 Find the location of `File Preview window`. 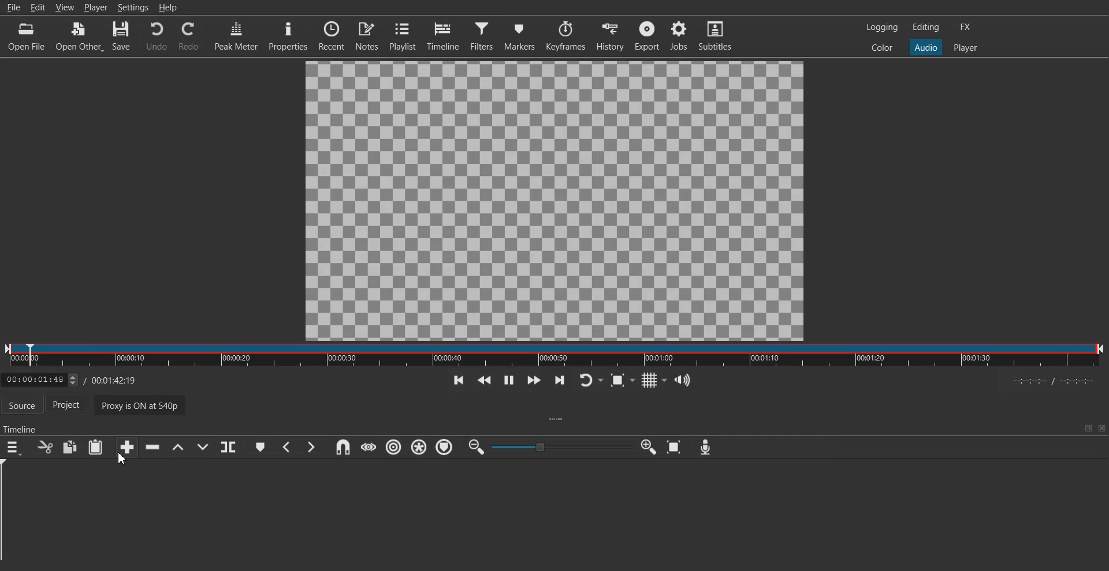

File Preview window is located at coordinates (554, 201).